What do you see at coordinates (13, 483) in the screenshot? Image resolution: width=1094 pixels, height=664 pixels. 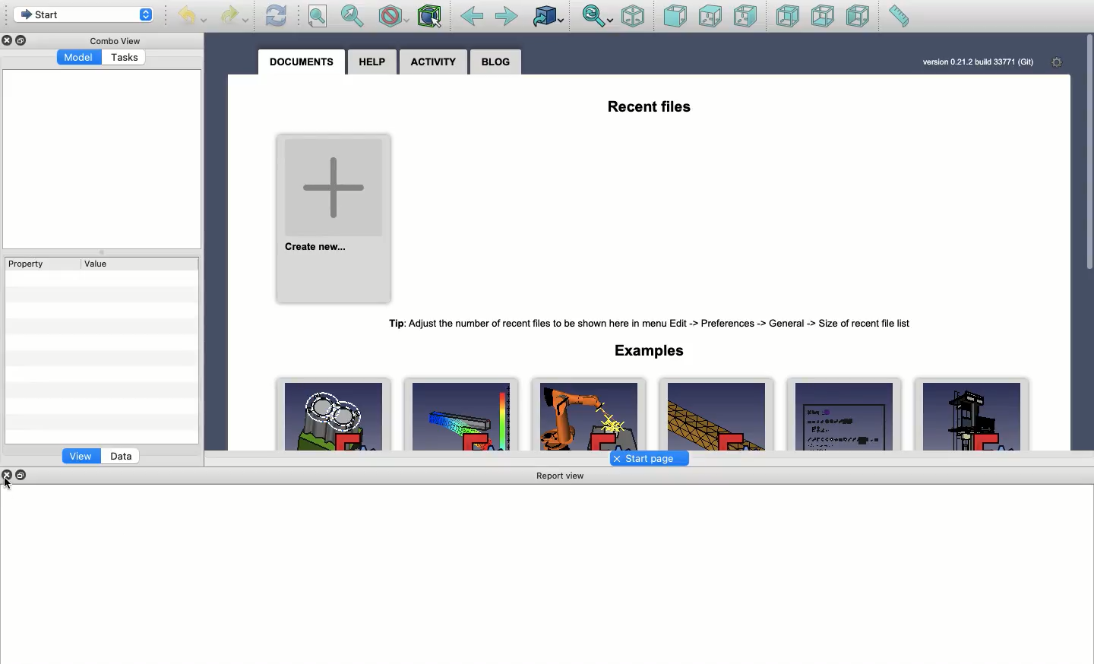 I see `Click` at bounding box center [13, 483].